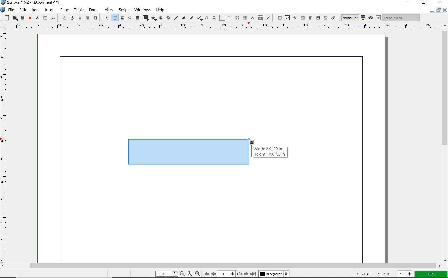 This screenshot has height=278, width=448. Describe the element at coordinates (145, 18) in the screenshot. I see `shape` at that location.